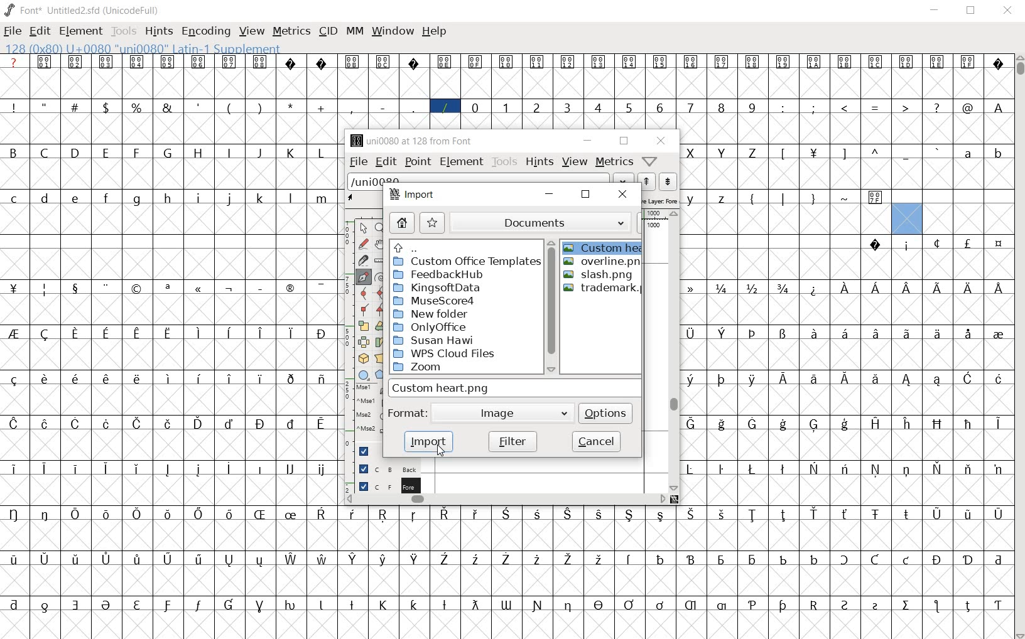 The image size is (1025, 639). What do you see at coordinates (968, 108) in the screenshot?
I see `glyph` at bounding box center [968, 108].